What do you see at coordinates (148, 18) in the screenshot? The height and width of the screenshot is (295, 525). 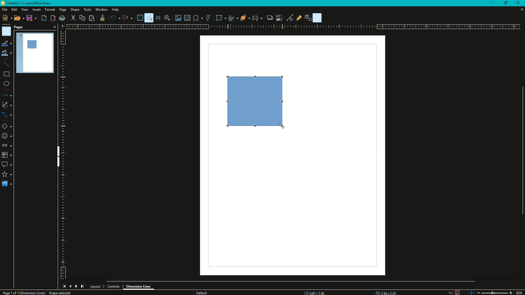 I see `Snap to Grid` at bounding box center [148, 18].